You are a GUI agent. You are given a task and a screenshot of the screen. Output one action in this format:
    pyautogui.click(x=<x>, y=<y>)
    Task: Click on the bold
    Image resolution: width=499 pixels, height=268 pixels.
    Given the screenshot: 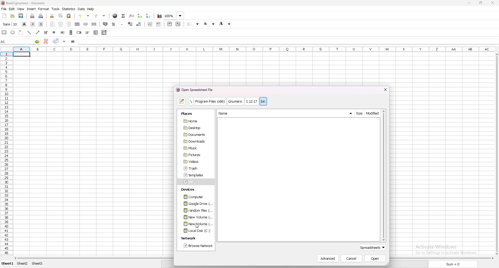 What is the action you would take?
    pyautogui.click(x=24, y=24)
    